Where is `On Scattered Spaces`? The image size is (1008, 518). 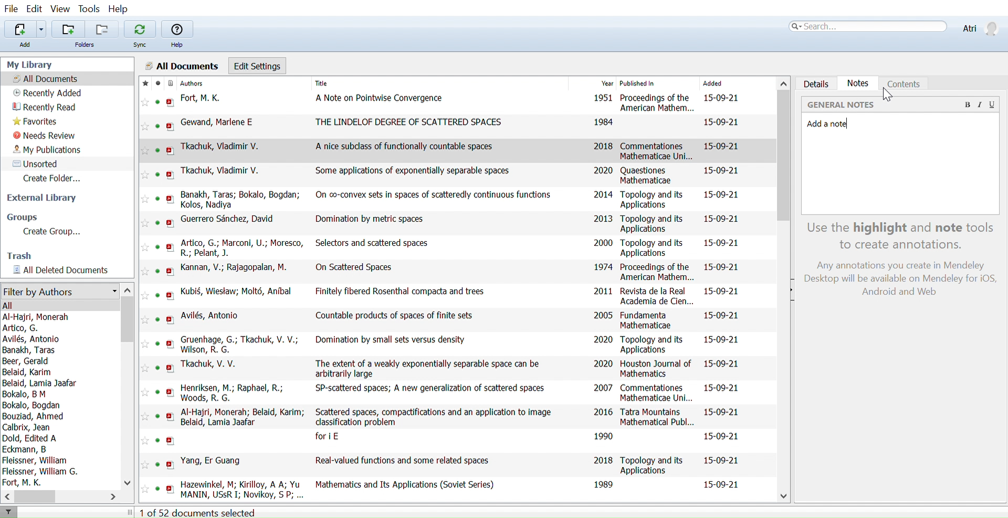 On Scattered Spaces is located at coordinates (357, 267).